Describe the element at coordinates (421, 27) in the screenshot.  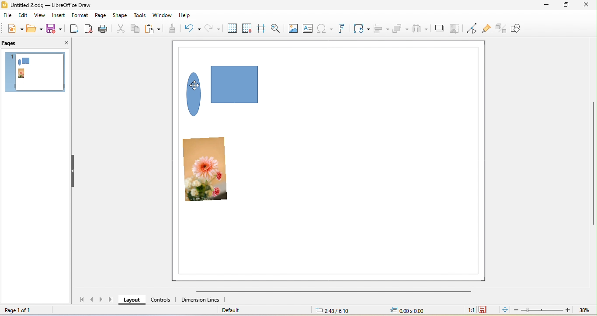
I see `select at least three object to distribute` at that location.